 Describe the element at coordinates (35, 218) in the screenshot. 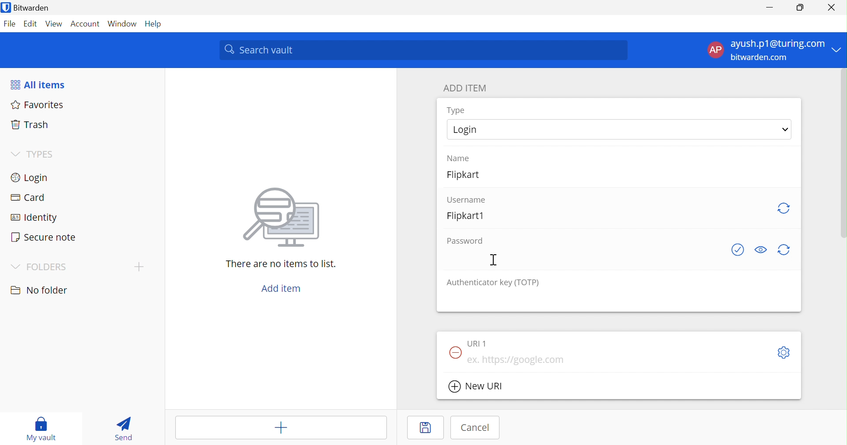

I see `Identity` at that location.